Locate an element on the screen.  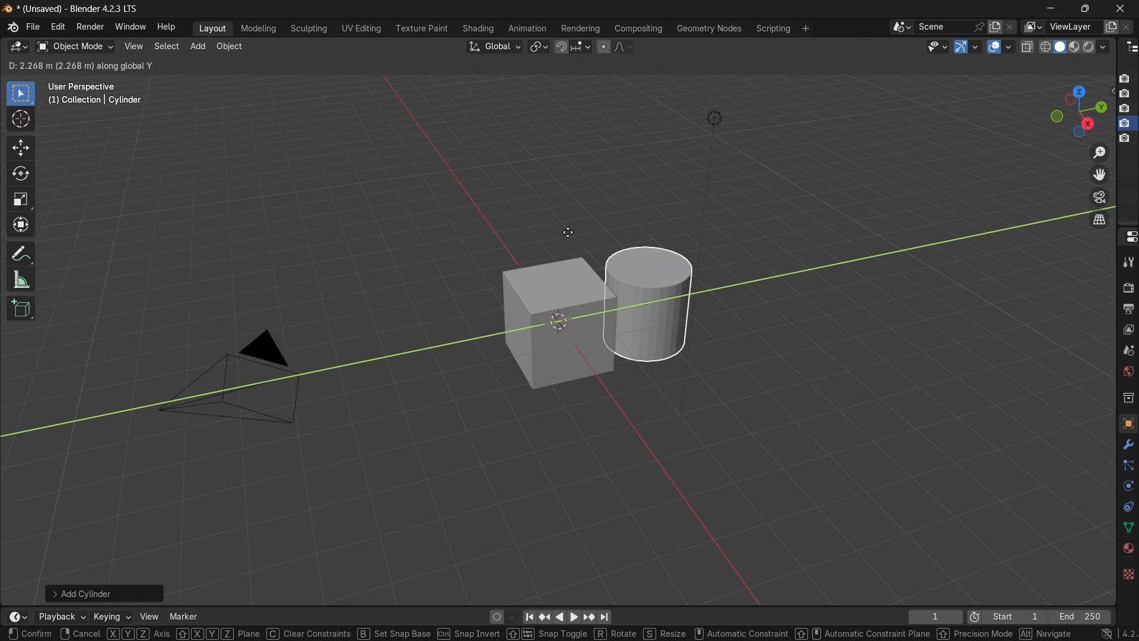
edit menu is located at coordinates (58, 27).